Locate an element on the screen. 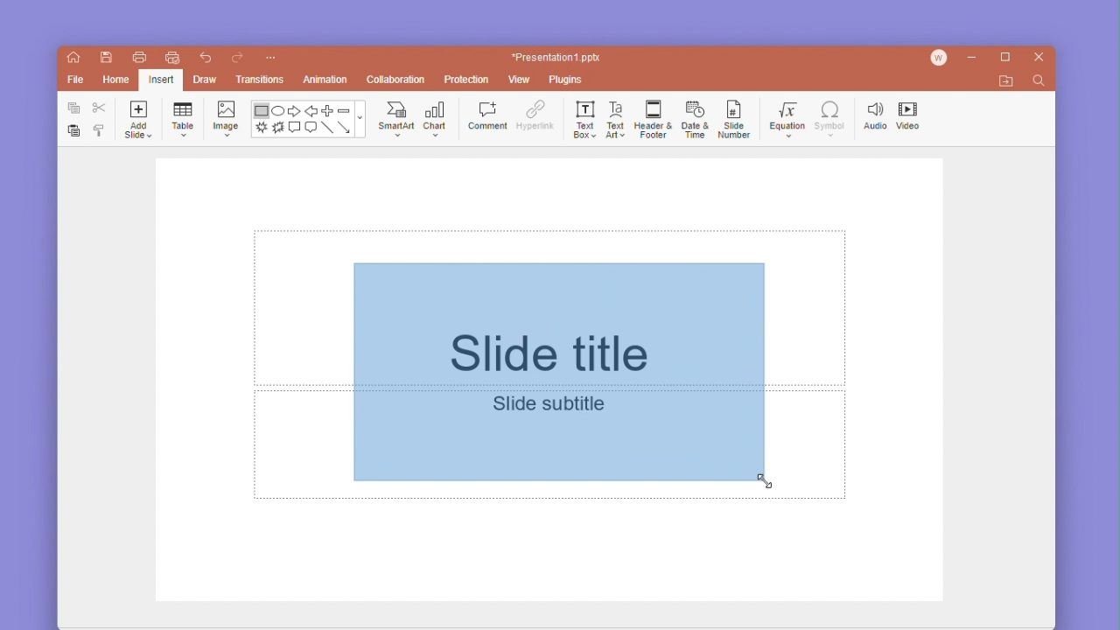  close is located at coordinates (1039, 58).